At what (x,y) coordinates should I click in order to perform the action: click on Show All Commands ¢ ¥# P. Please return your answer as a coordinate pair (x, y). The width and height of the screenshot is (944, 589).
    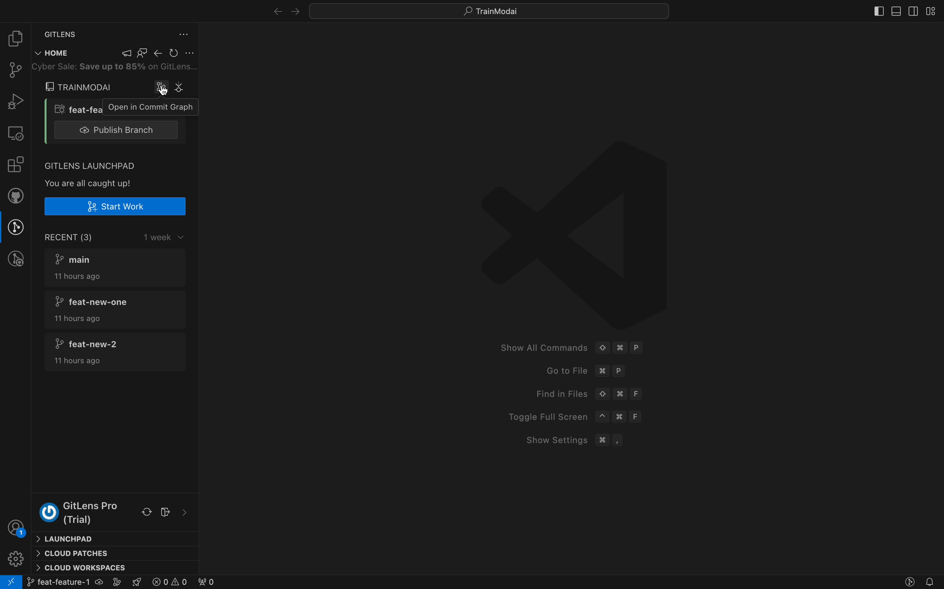
    Looking at the image, I should click on (568, 343).